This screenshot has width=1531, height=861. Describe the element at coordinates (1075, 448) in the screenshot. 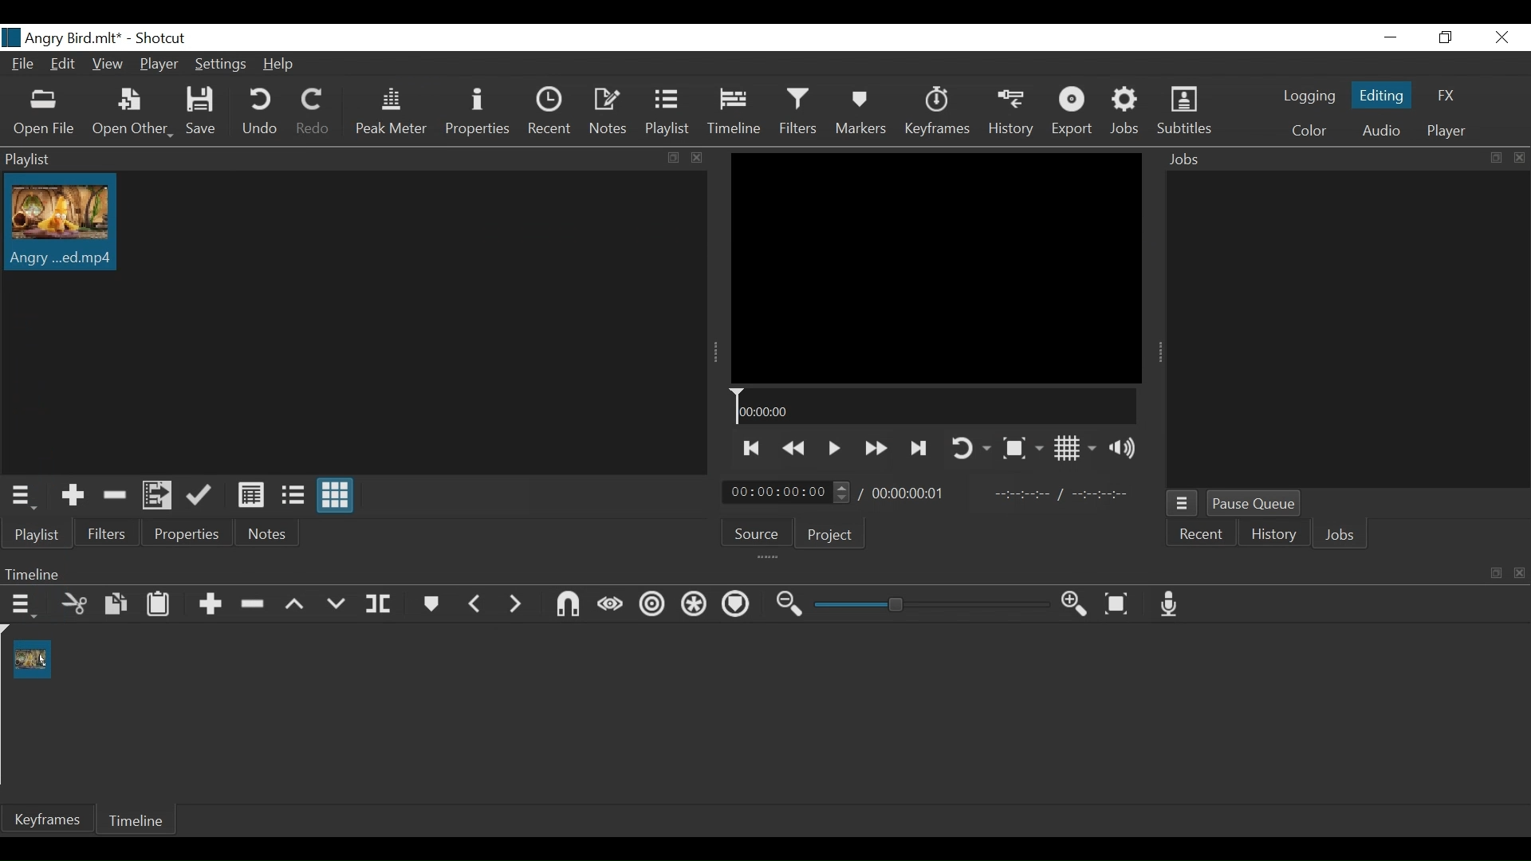

I see `Toggle display grid on the player` at that location.